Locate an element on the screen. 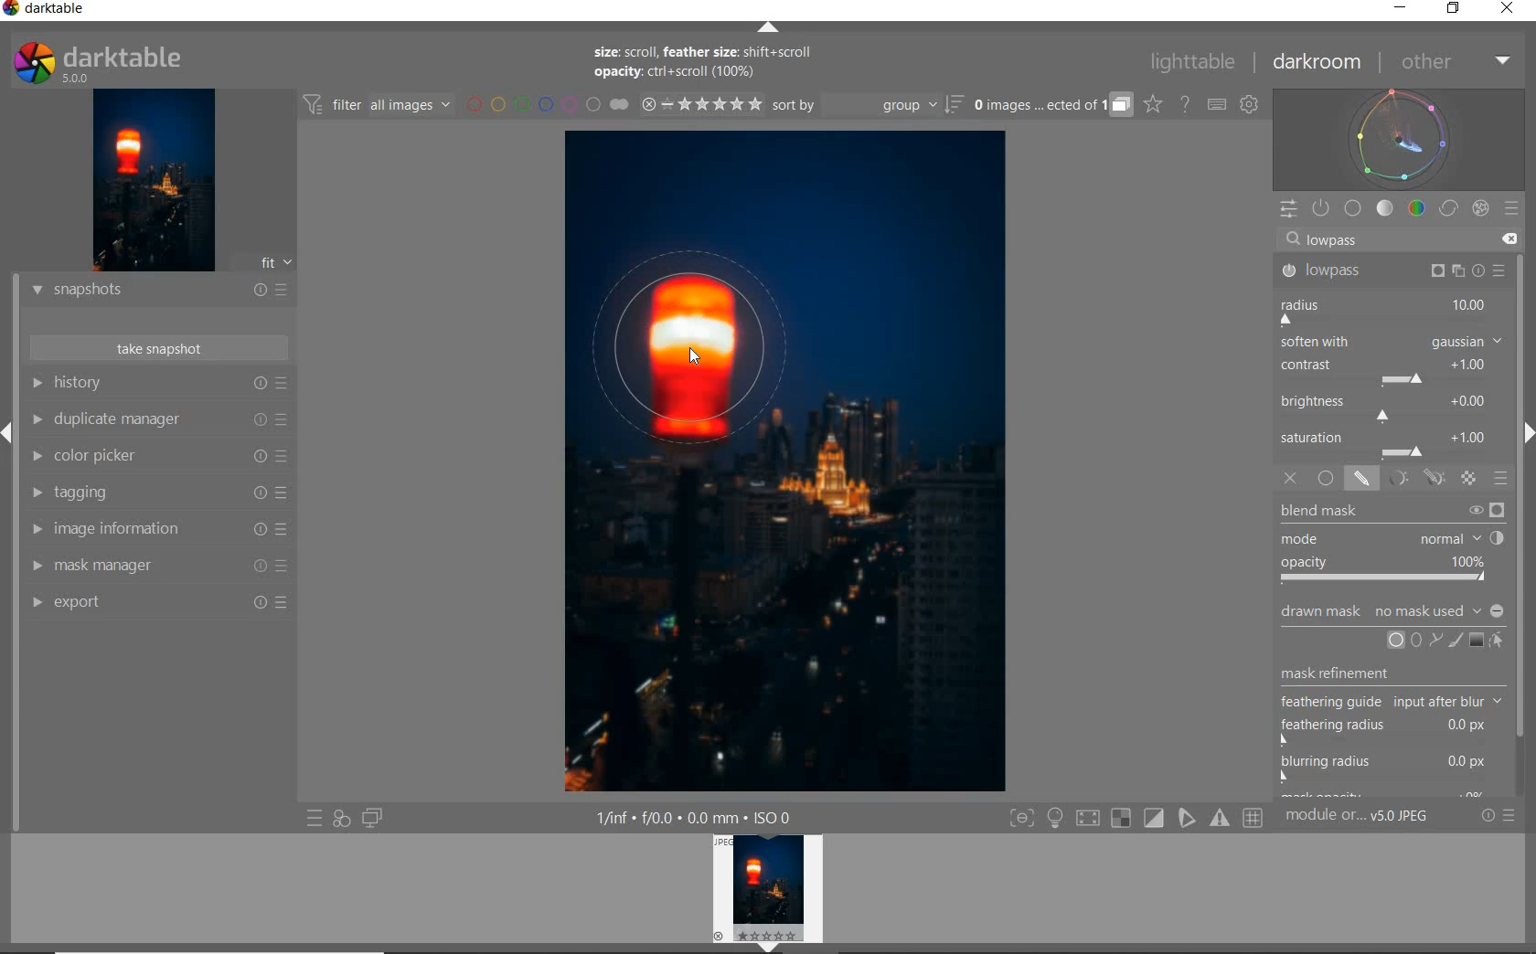 This screenshot has width=1536, height=954. DISPLAY A SECOND DARKROOM IMAGE WINDOW is located at coordinates (372, 819).